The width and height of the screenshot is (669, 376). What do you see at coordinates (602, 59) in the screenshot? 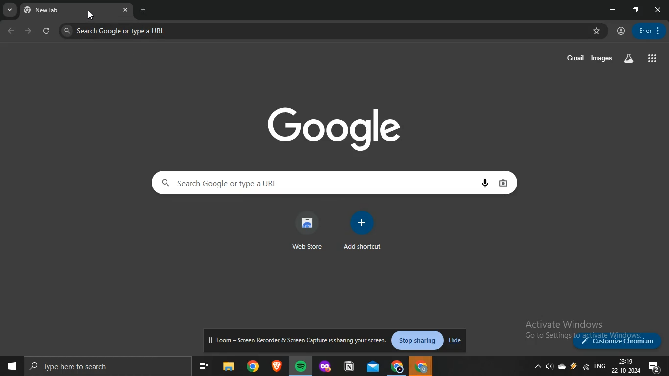
I see `images` at bounding box center [602, 59].